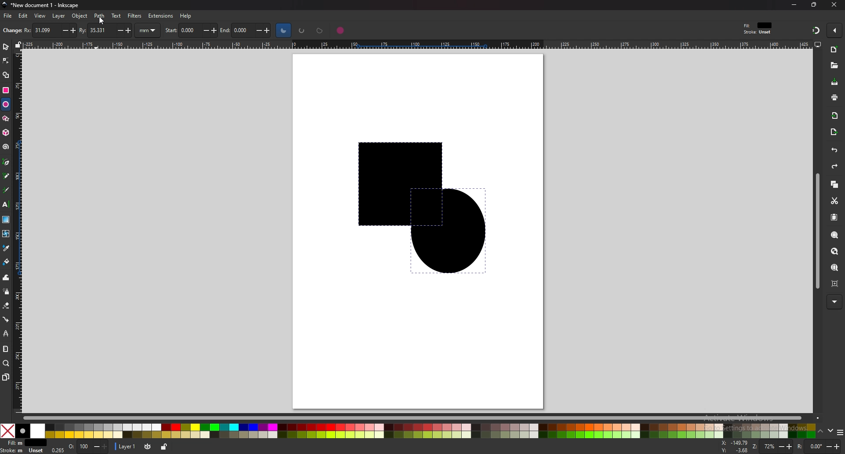  What do you see at coordinates (736, 446) in the screenshot?
I see `x and y coodinates` at bounding box center [736, 446].